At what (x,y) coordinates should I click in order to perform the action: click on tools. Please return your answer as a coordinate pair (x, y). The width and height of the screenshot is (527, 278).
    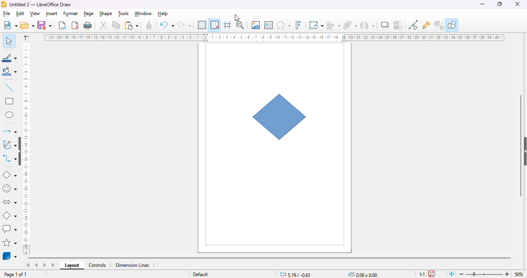
    Looking at the image, I should click on (123, 14).